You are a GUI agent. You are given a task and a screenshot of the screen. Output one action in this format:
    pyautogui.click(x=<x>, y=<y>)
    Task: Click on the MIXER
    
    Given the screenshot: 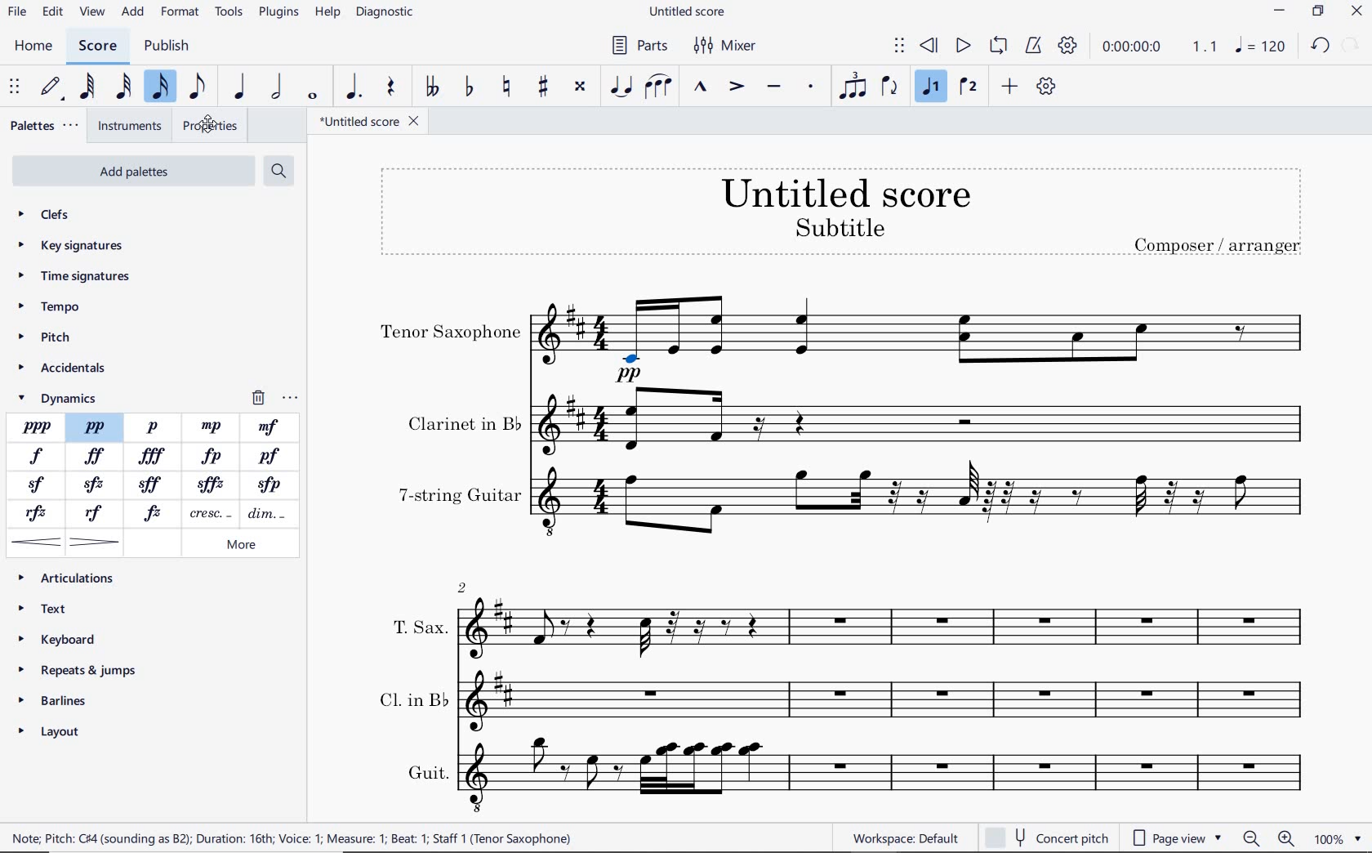 What is the action you would take?
    pyautogui.click(x=726, y=47)
    